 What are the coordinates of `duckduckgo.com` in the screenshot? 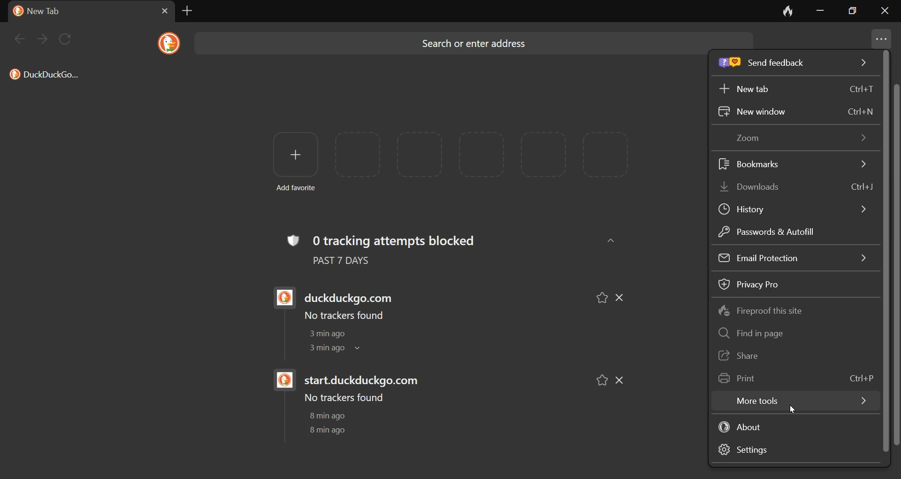 It's located at (354, 294).